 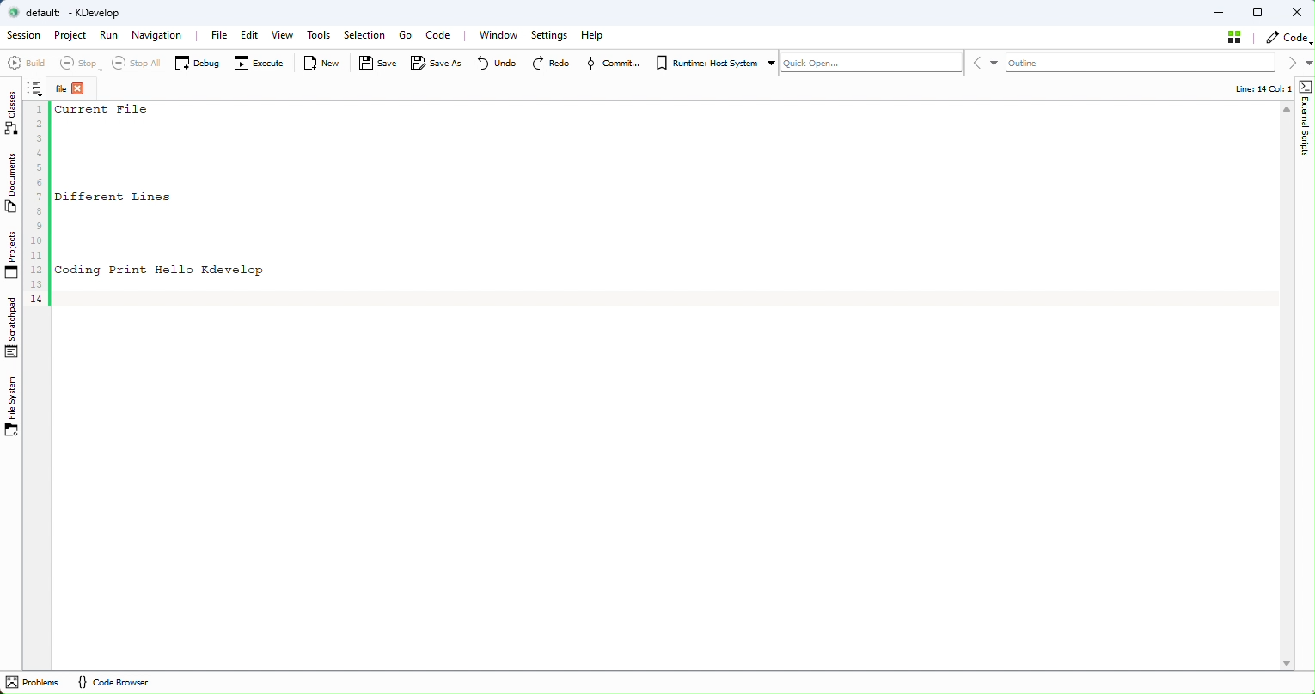 I want to click on Stash, so click(x=1236, y=37).